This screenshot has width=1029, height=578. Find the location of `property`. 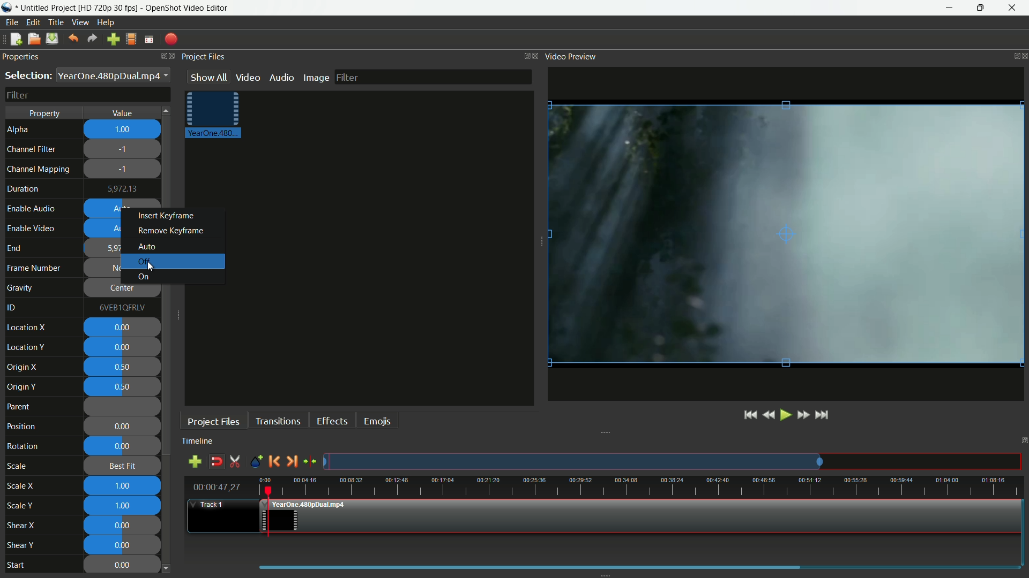

property is located at coordinates (46, 113).